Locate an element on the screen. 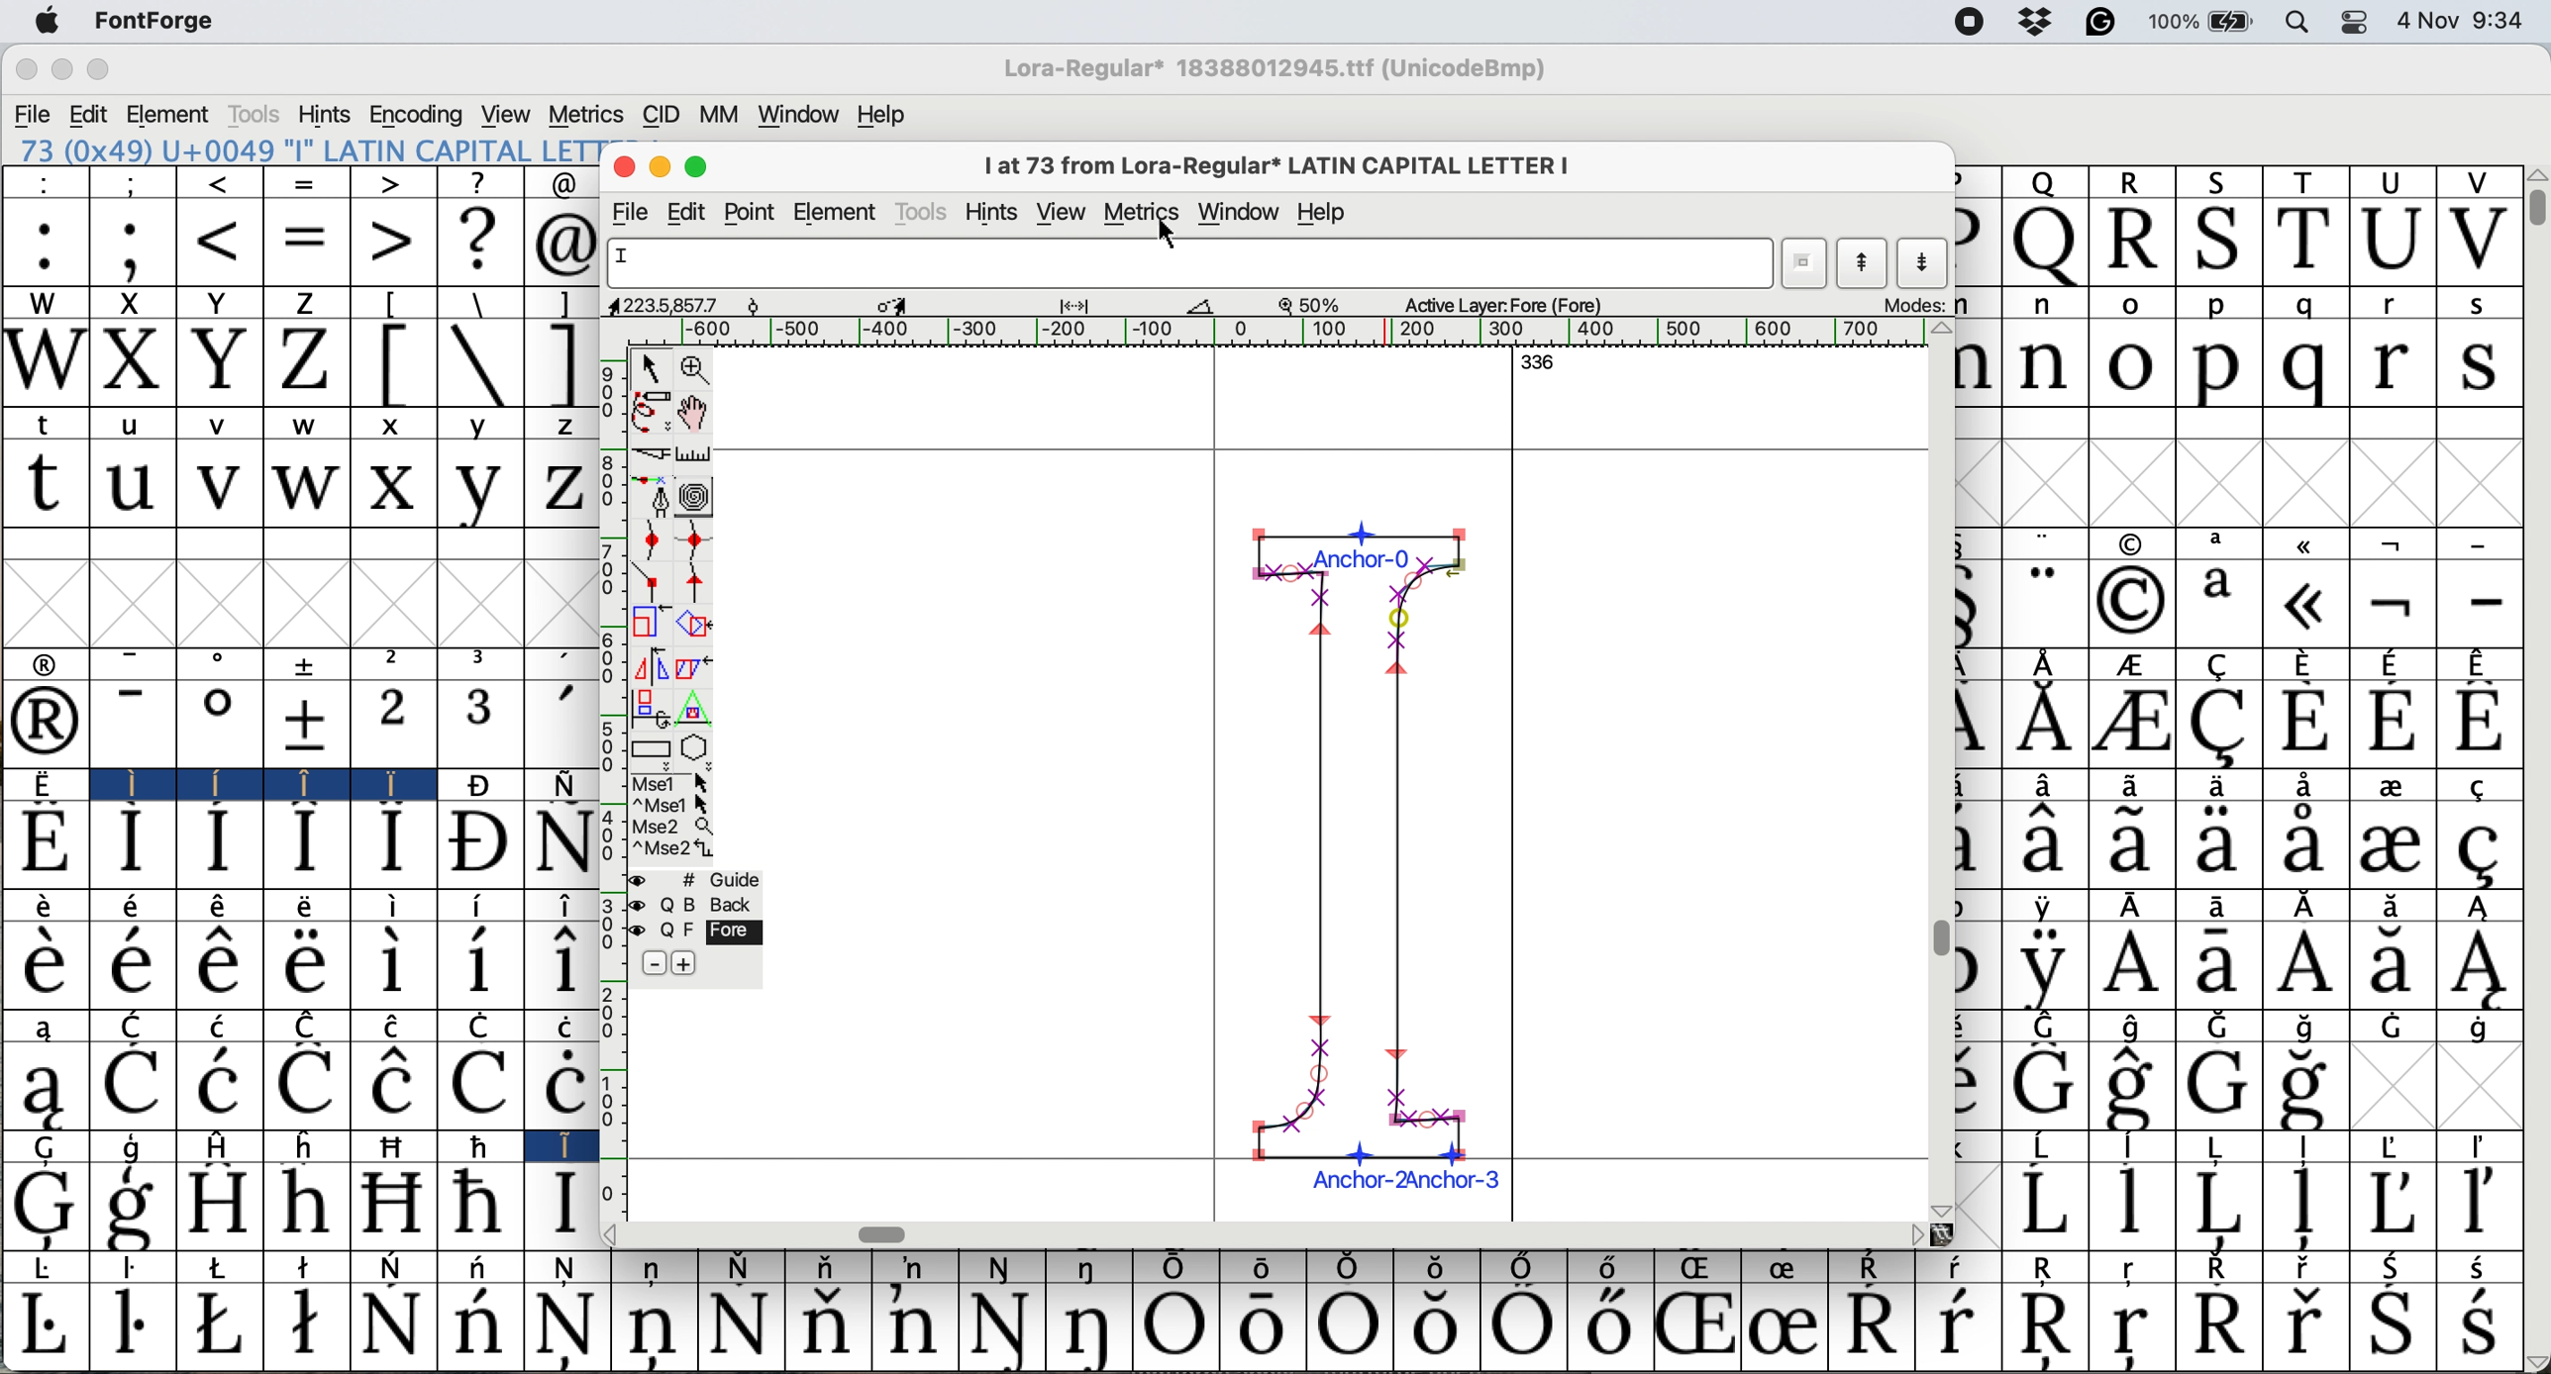 This screenshot has height=1374, width=2551.  is located at coordinates (659, 303).